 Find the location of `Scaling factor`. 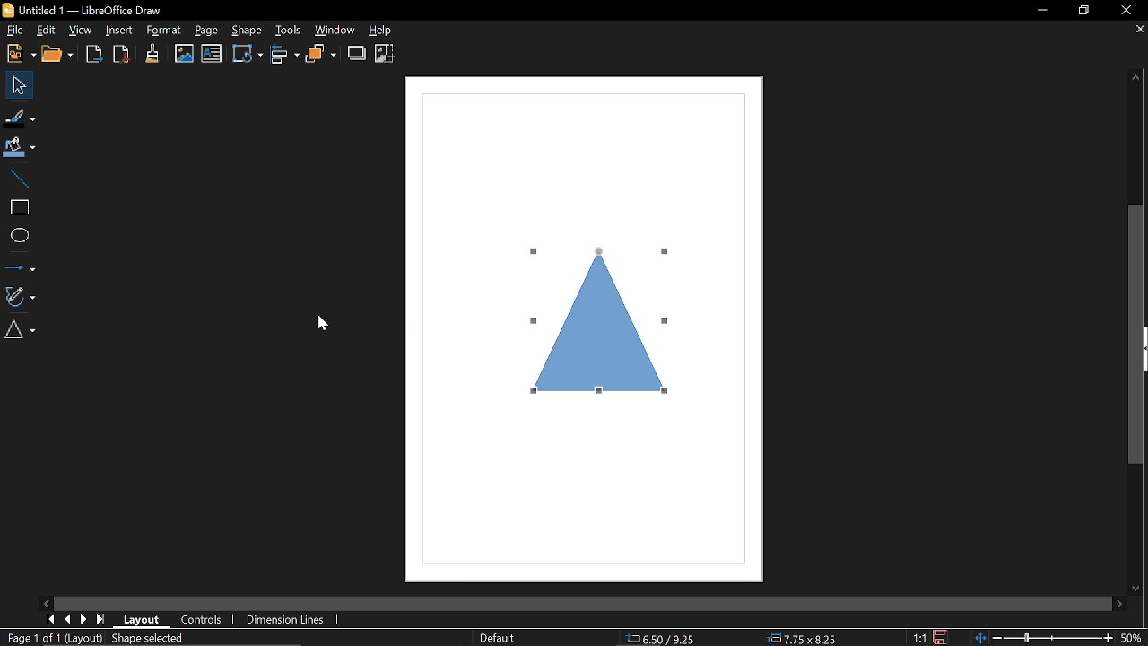

Scaling factor is located at coordinates (918, 638).